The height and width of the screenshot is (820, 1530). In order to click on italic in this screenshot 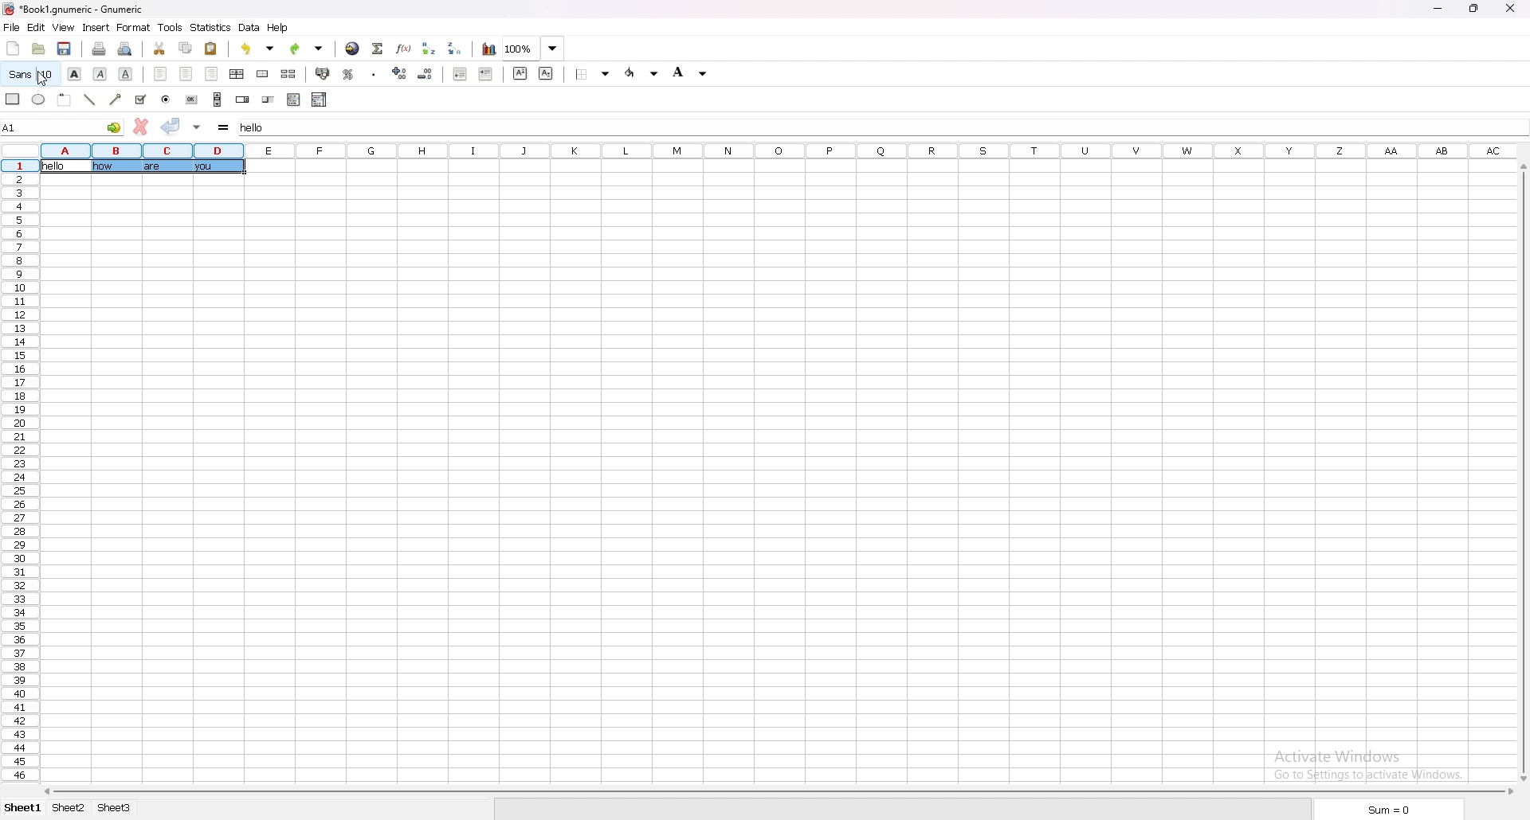, I will do `click(100, 73)`.